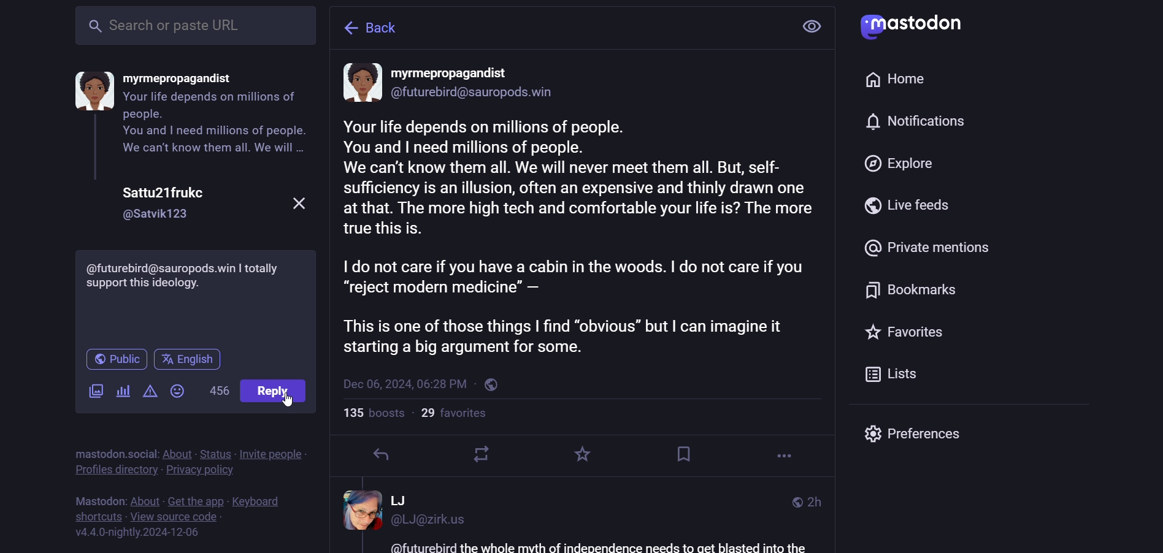 This screenshot has height=553, width=1163. What do you see at coordinates (912, 289) in the screenshot?
I see `bookmark` at bounding box center [912, 289].